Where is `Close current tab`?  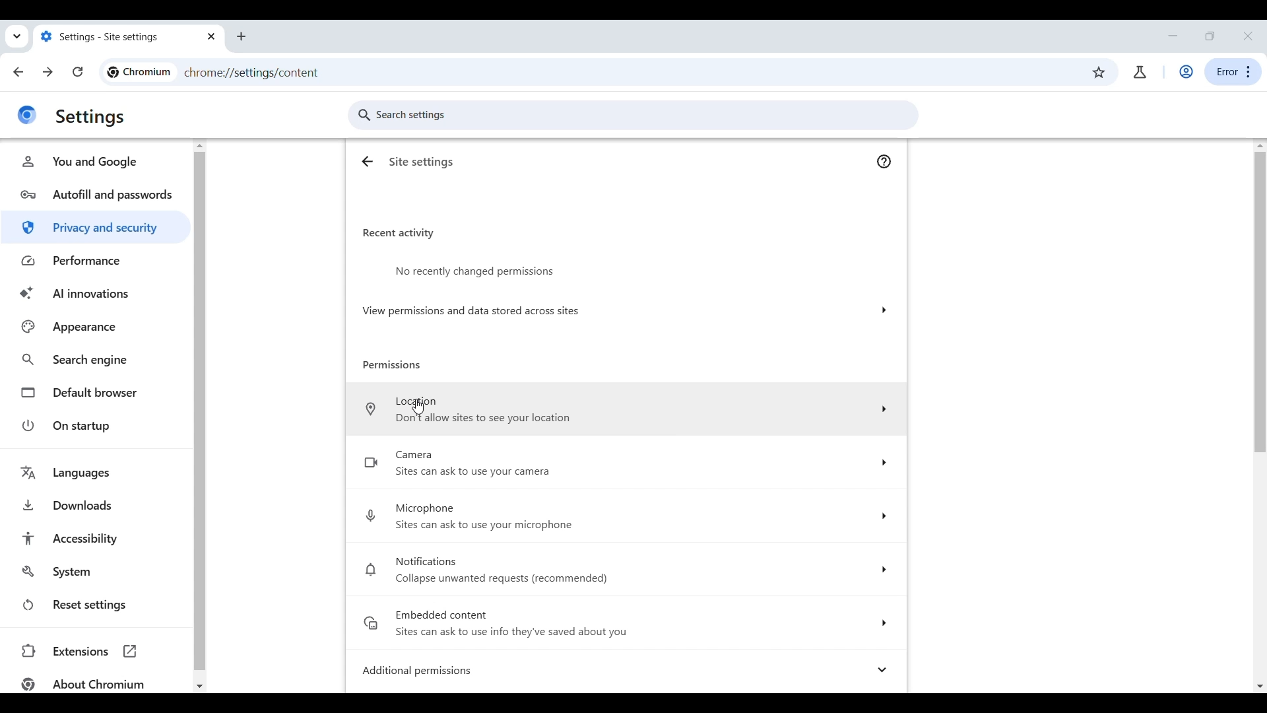
Close current tab is located at coordinates (212, 36).